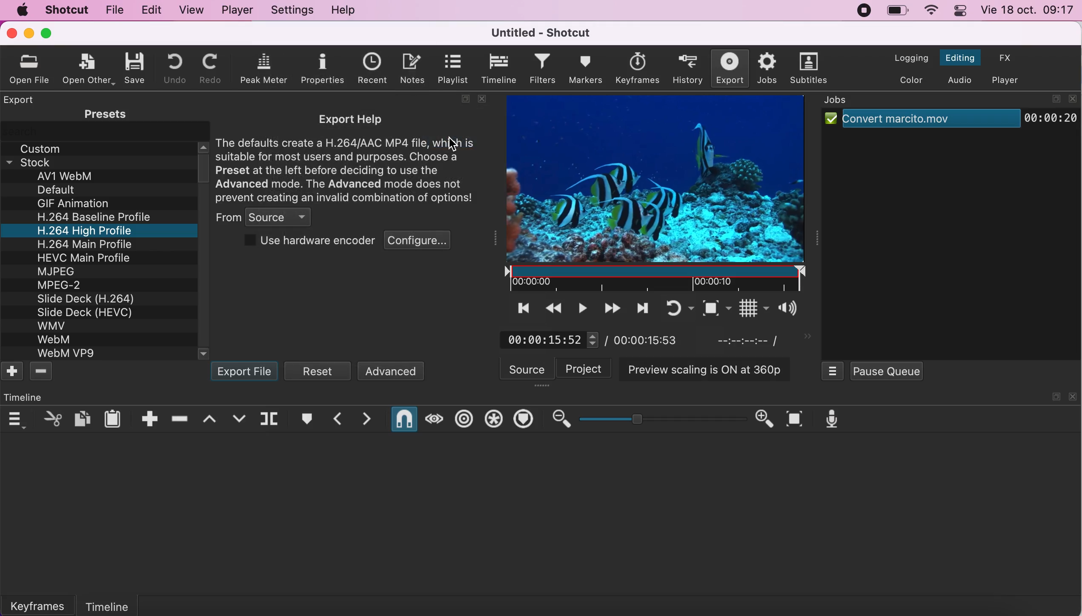 The height and width of the screenshot is (616, 1082). Describe the element at coordinates (61, 188) in the screenshot. I see `Default` at that location.